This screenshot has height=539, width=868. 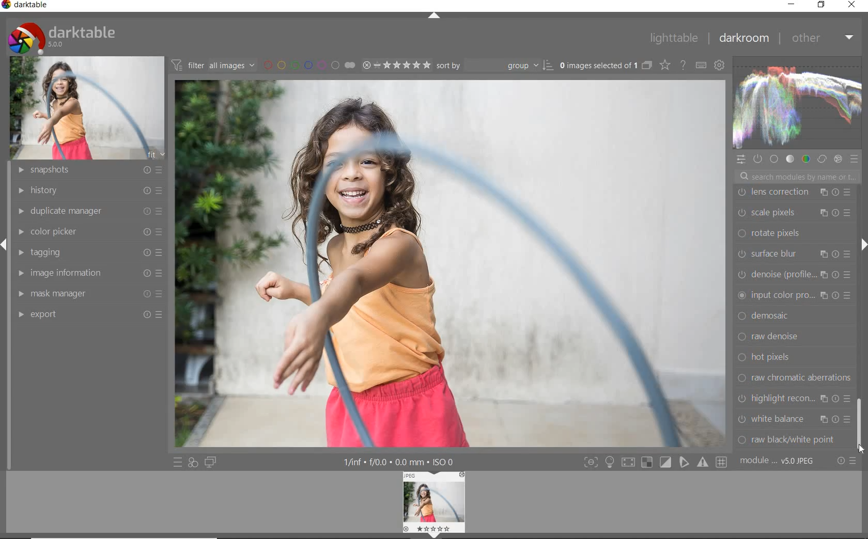 What do you see at coordinates (791, 4) in the screenshot?
I see `minimize` at bounding box center [791, 4].